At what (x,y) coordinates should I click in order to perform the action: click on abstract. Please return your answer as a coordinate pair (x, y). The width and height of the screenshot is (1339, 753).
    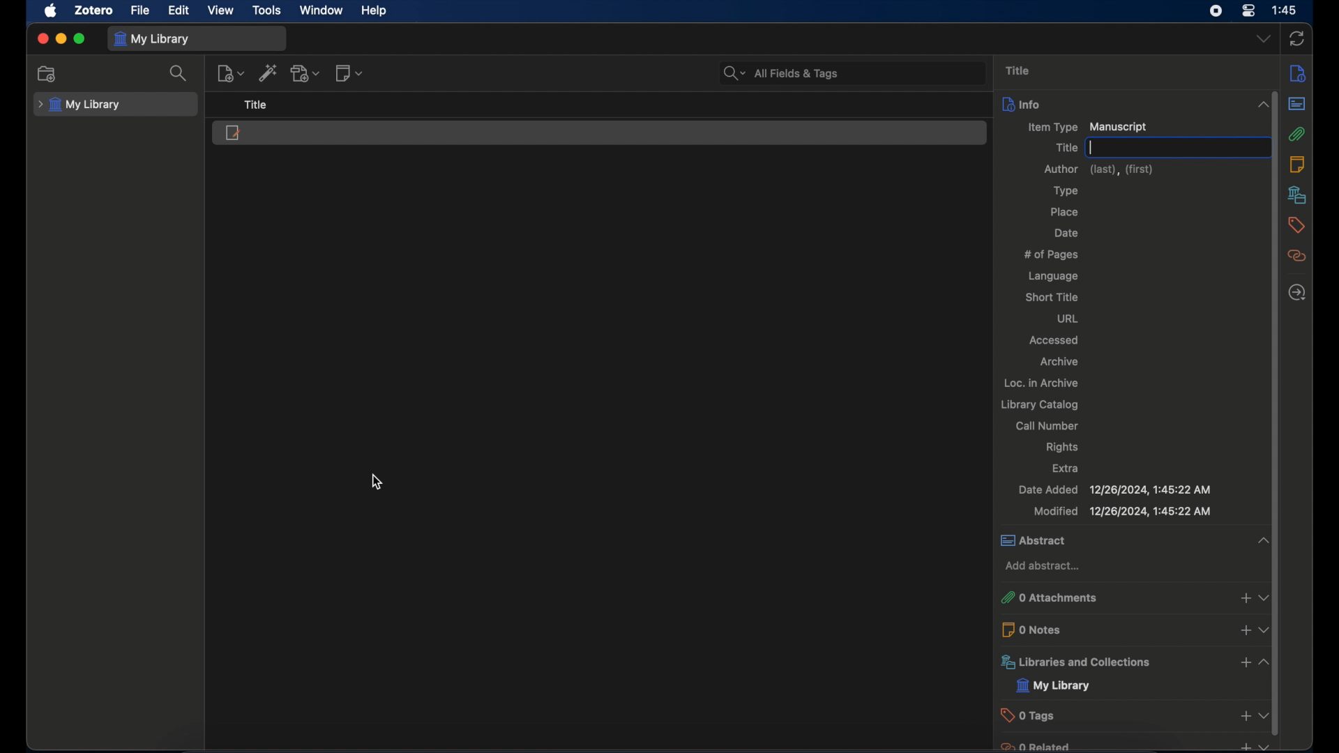
    Looking at the image, I should click on (1135, 540).